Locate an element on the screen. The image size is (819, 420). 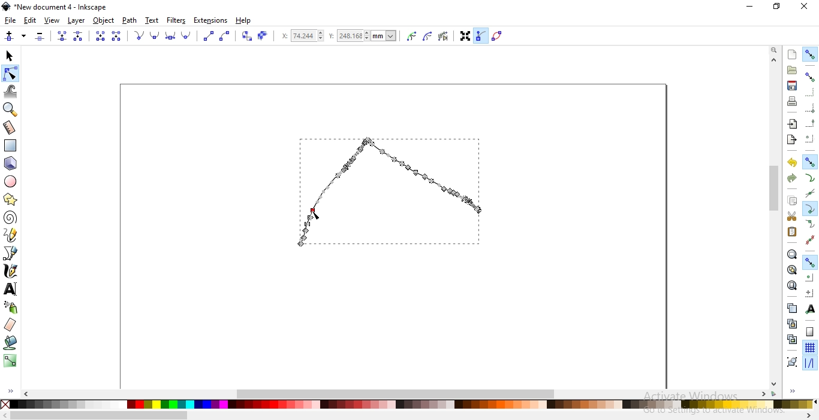
snapping centers of bounding boxes is located at coordinates (810, 138).